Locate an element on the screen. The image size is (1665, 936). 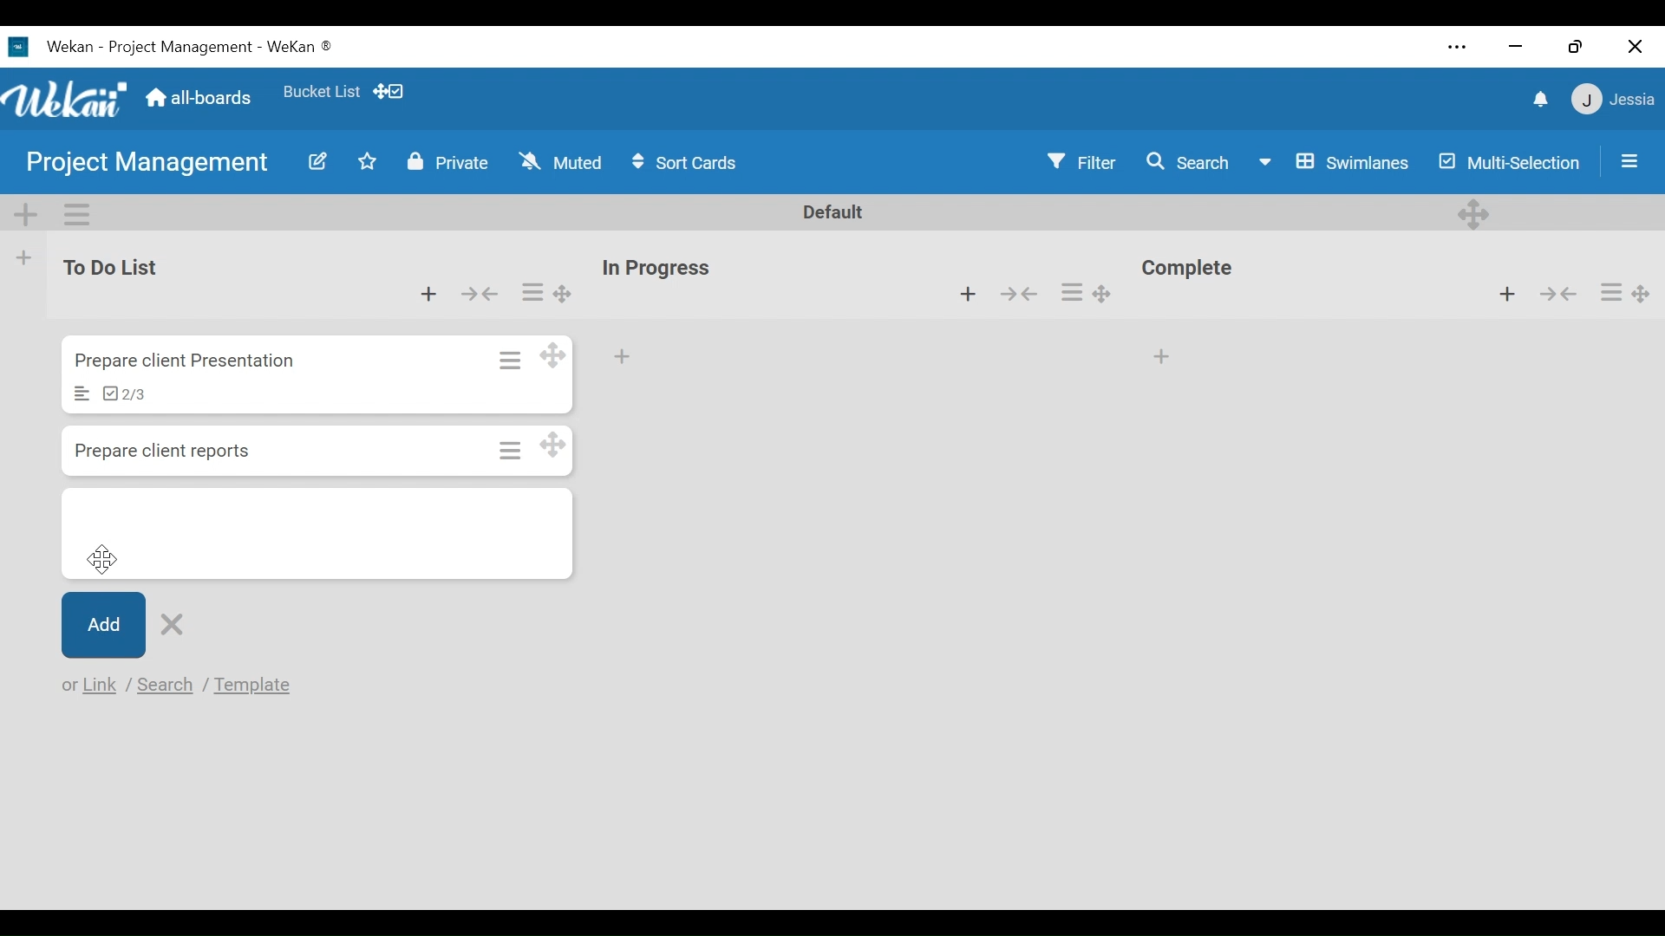
Board View is located at coordinates (1333, 161).